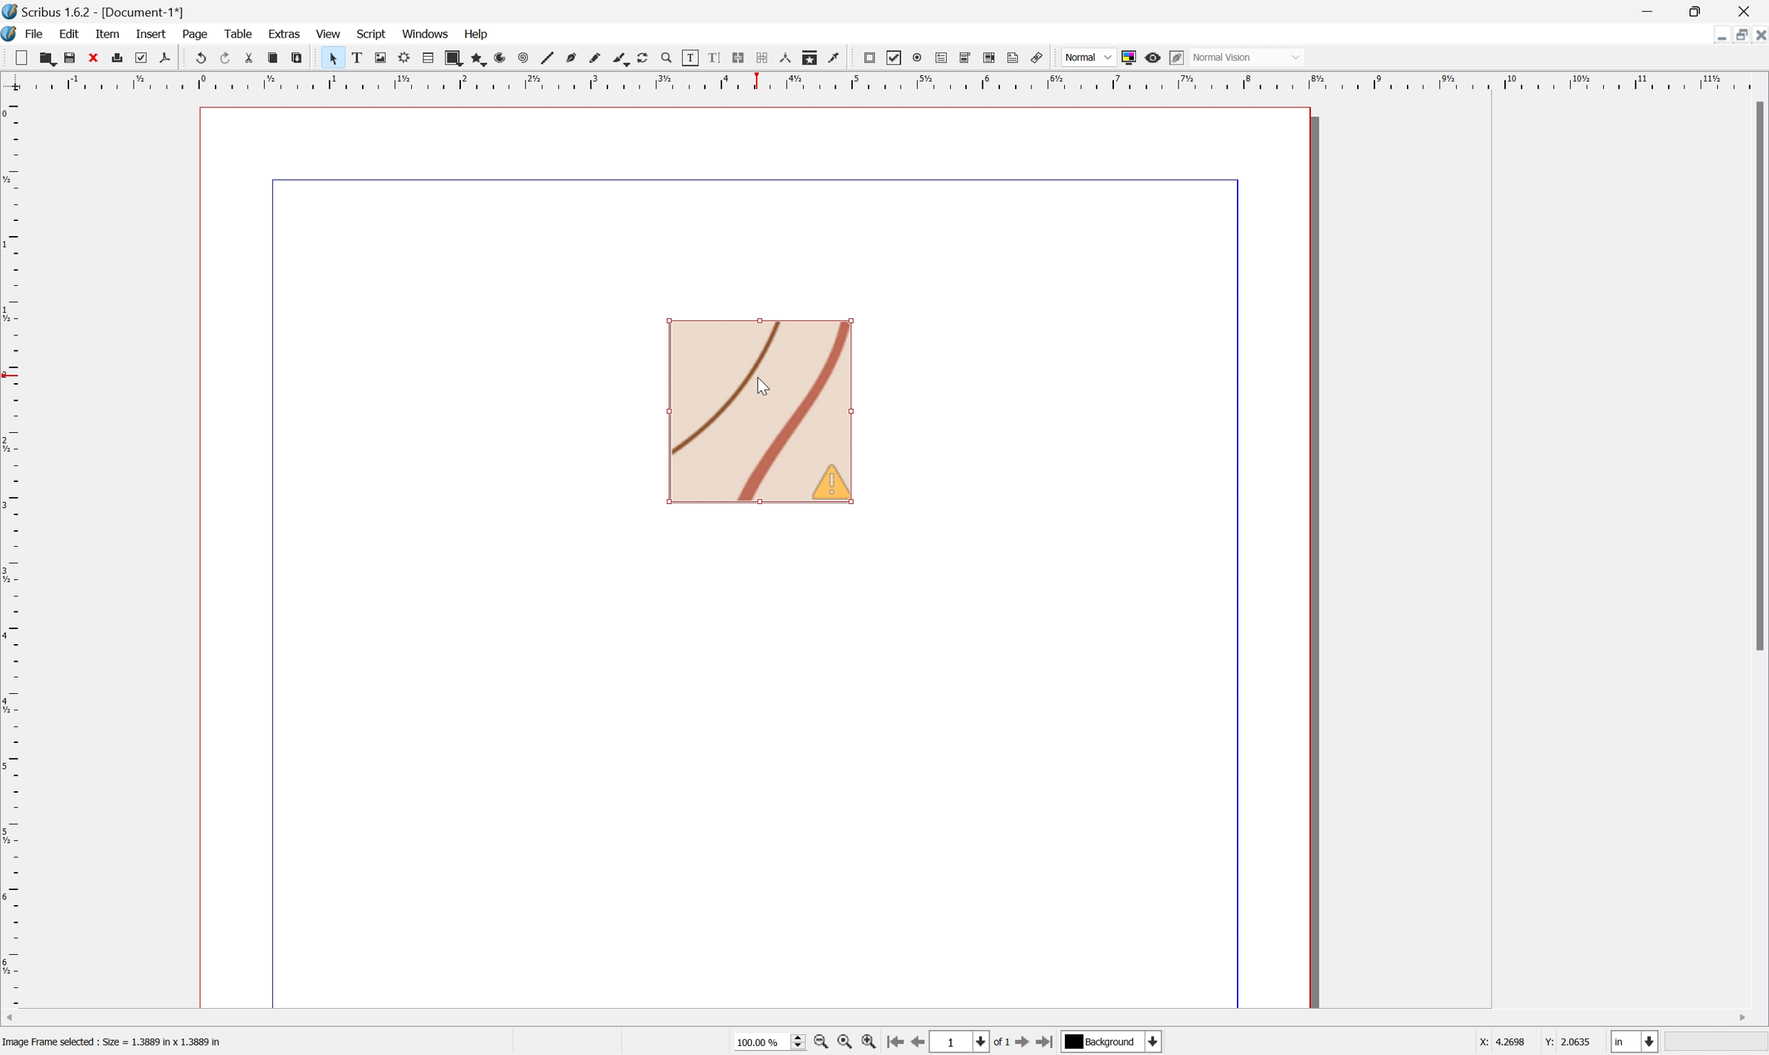 Image resolution: width=1769 pixels, height=1055 pixels. I want to click on Table, so click(240, 32).